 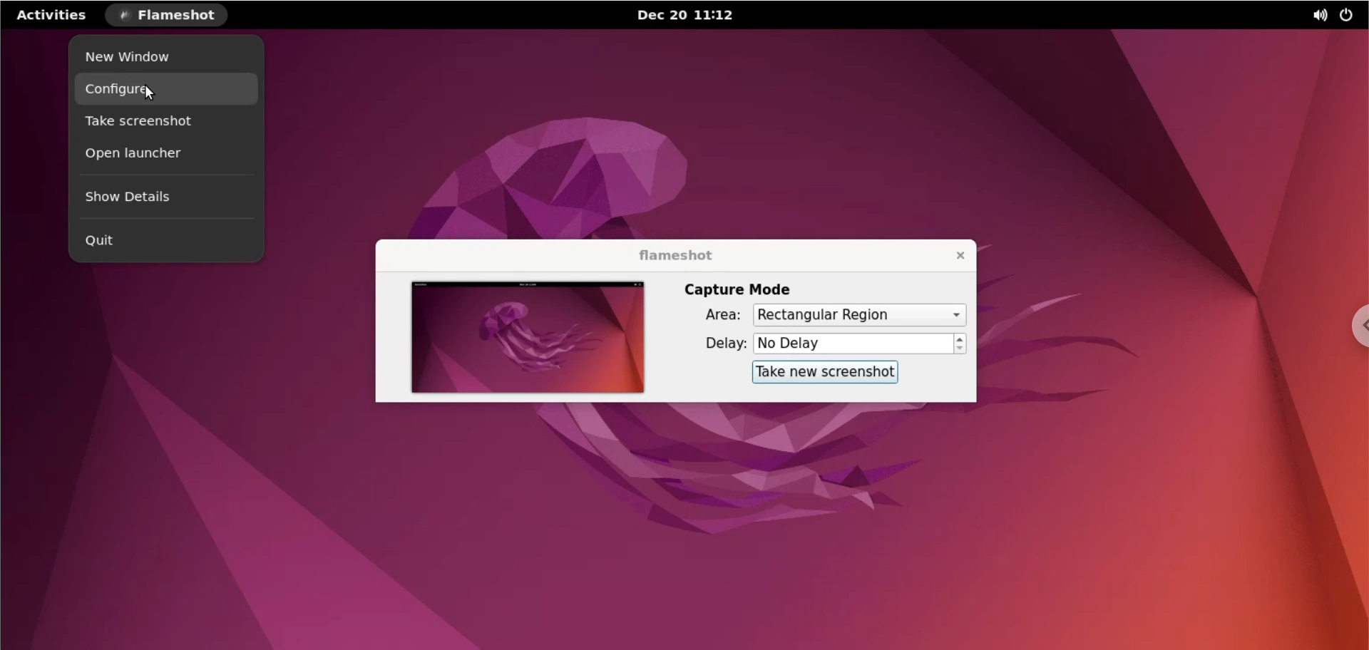 What do you see at coordinates (686, 15) in the screenshot?
I see `Dec 20 11:12` at bounding box center [686, 15].